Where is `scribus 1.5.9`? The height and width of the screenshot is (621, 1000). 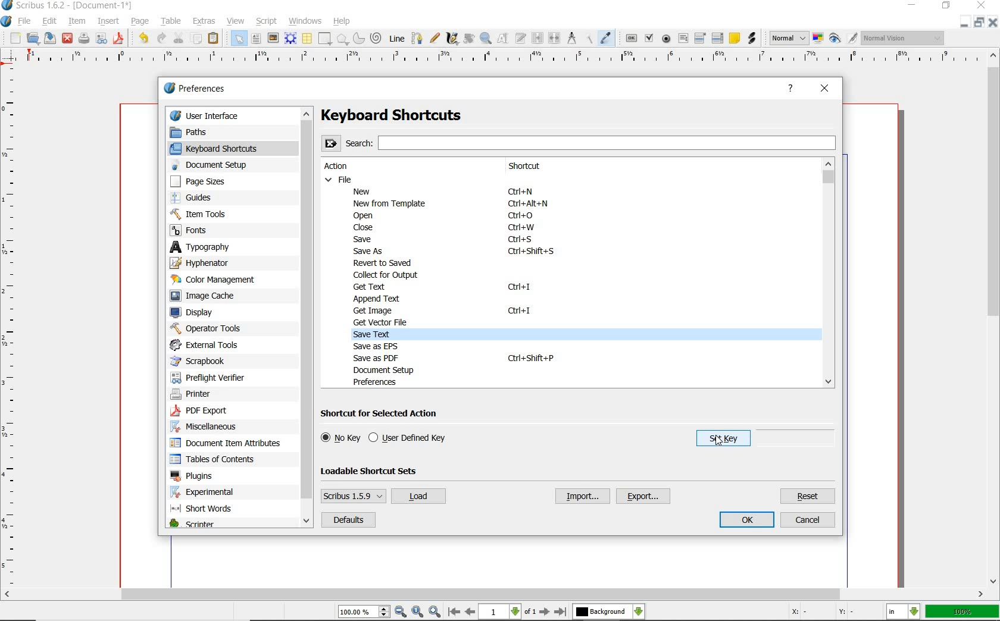
scribus 1.5.9 is located at coordinates (352, 495).